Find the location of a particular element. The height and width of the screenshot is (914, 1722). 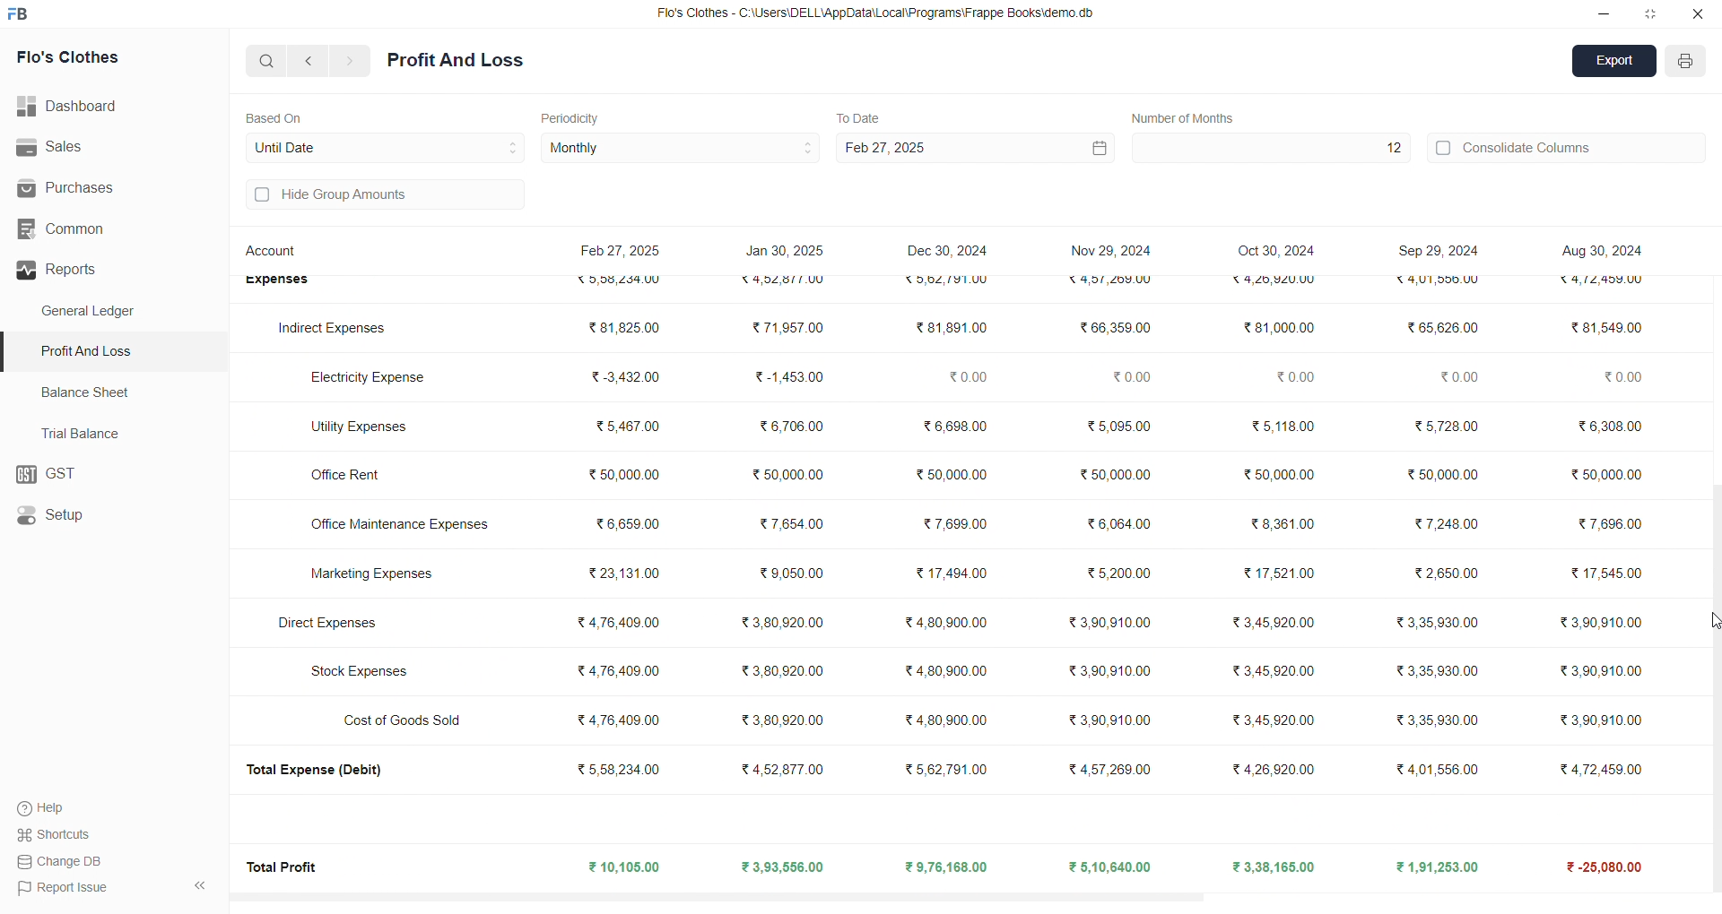

₹ 4,76,409.00 is located at coordinates (623, 721).